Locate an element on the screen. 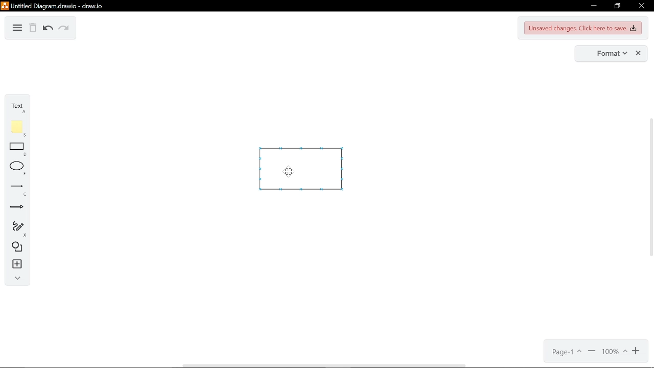  diagram is located at coordinates (17, 29).